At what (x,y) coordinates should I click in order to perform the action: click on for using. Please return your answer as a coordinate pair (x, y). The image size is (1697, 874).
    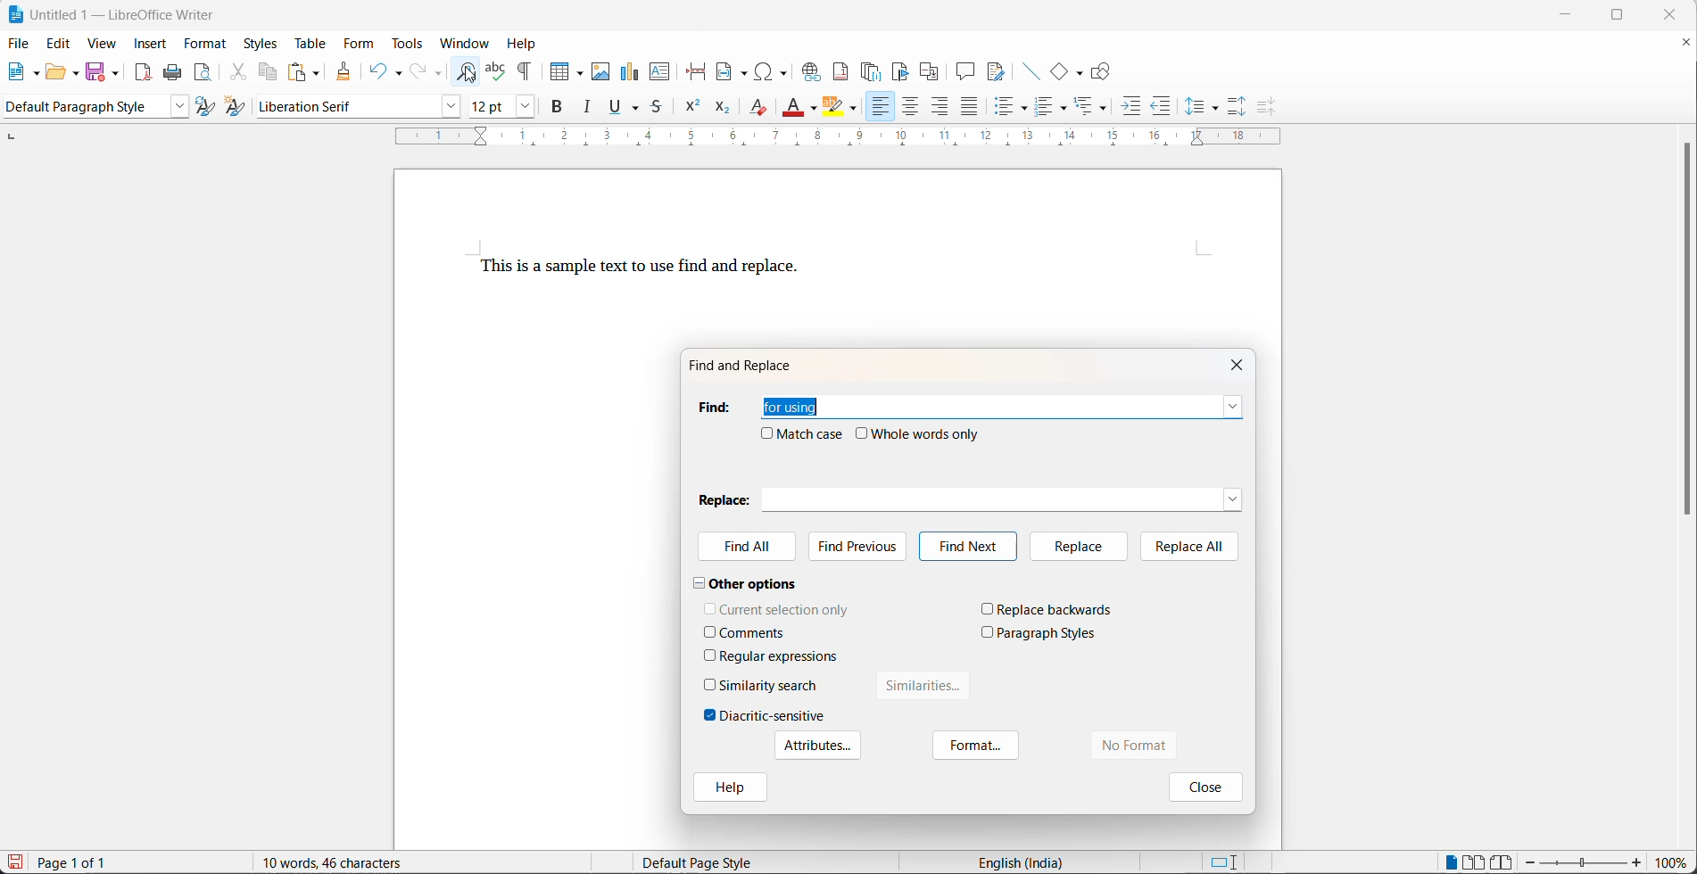
    Looking at the image, I should click on (986, 405).